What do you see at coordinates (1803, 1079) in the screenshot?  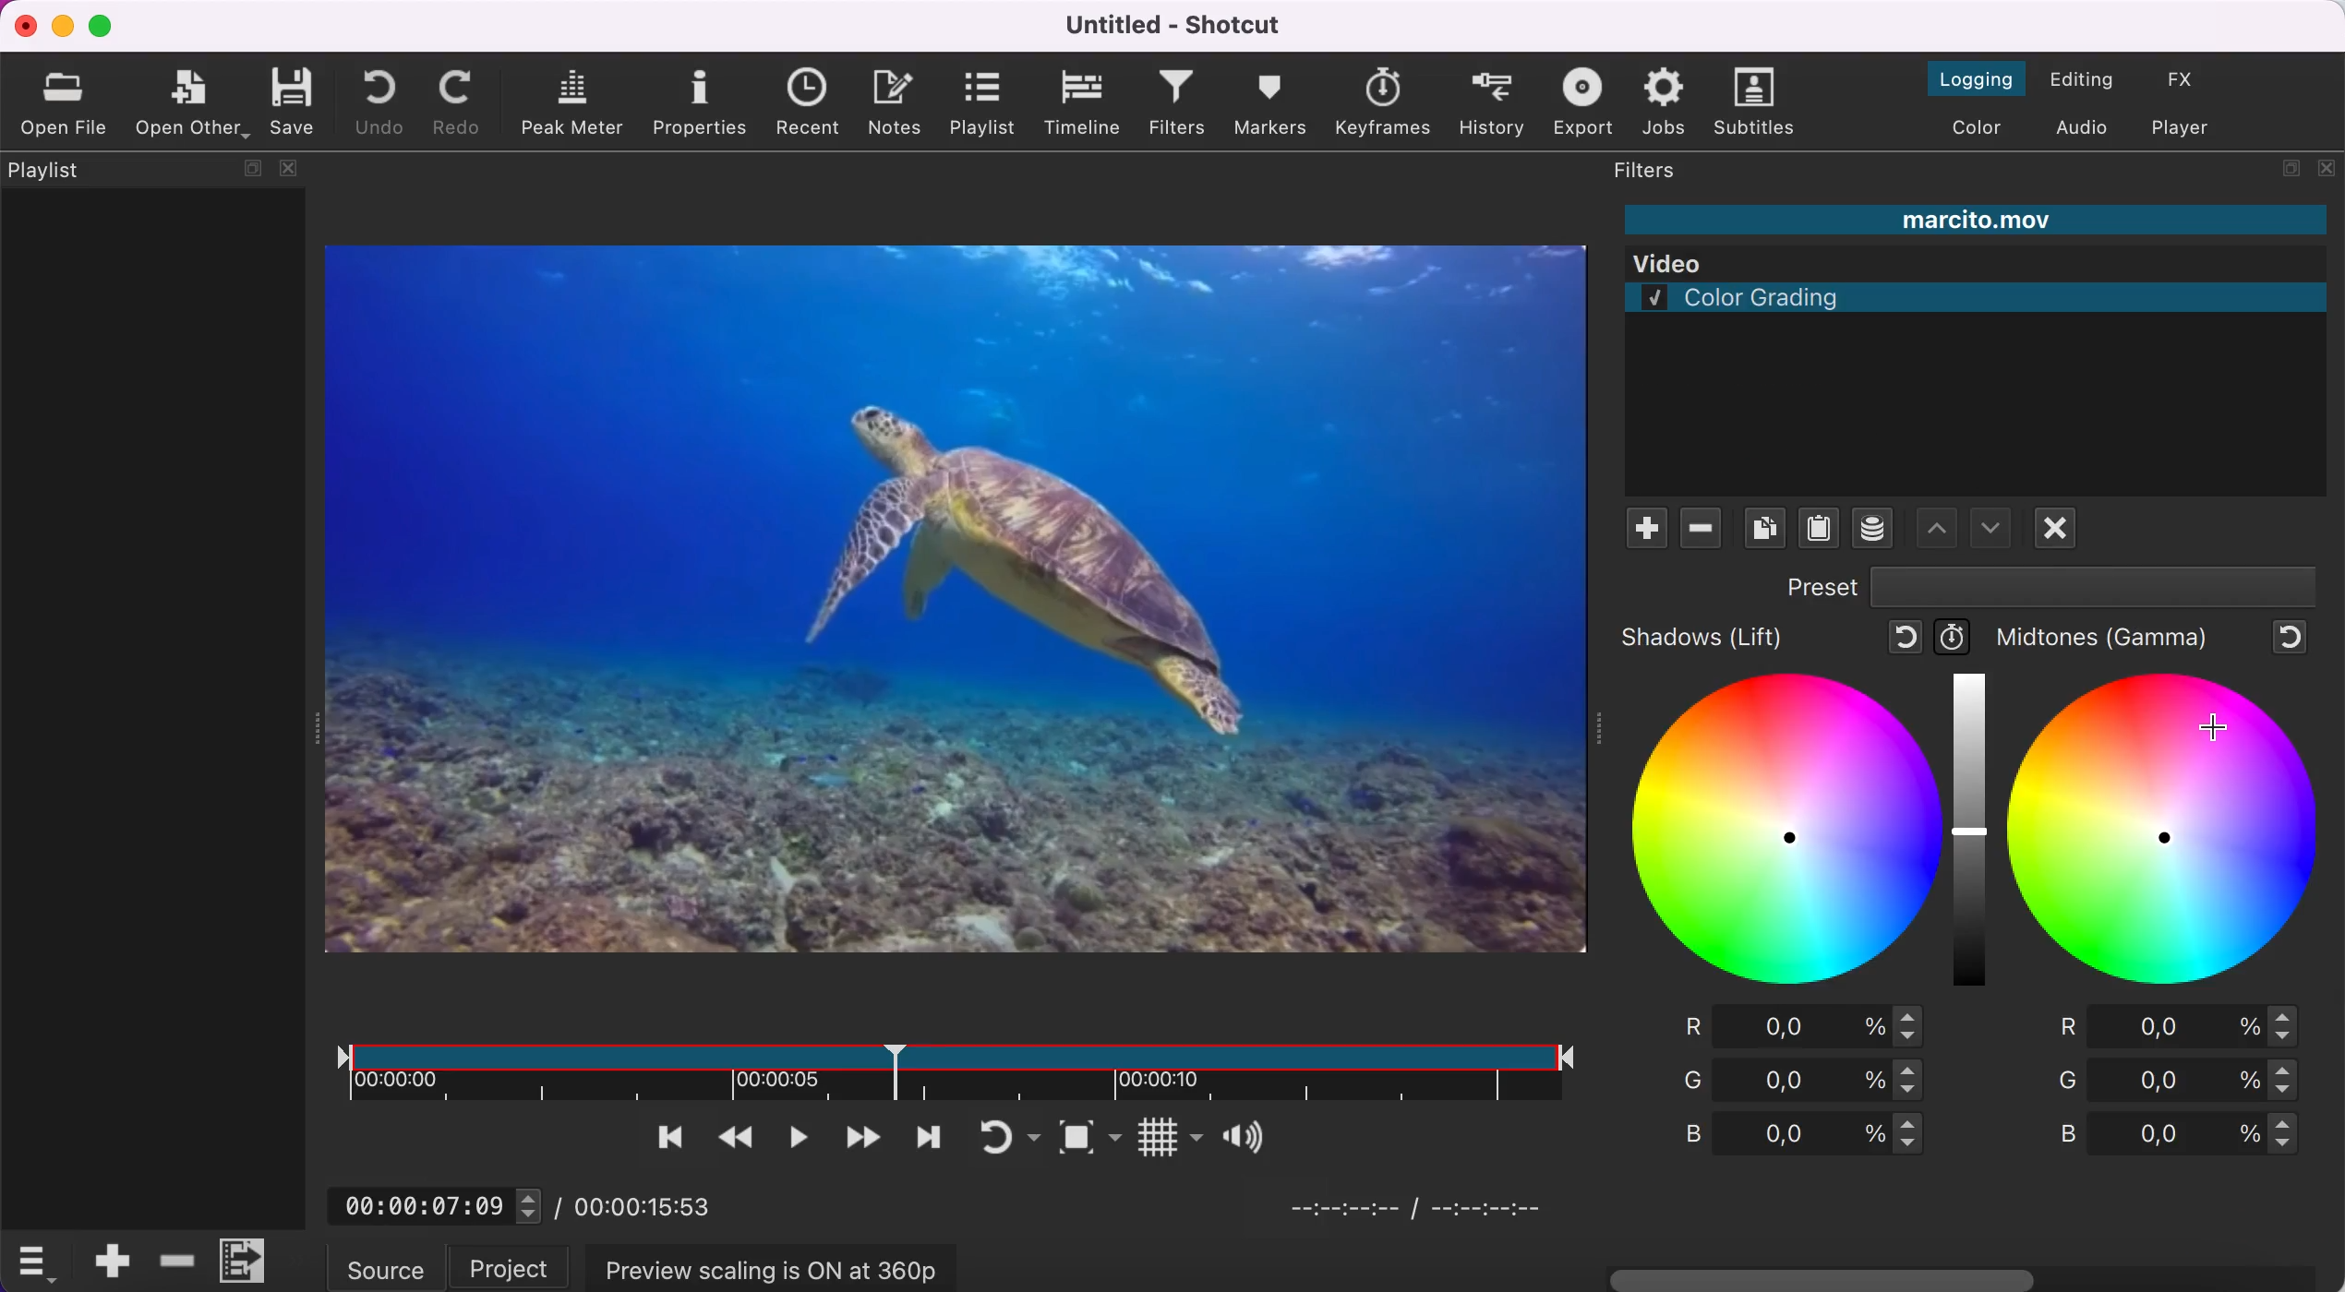 I see `green` at bounding box center [1803, 1079].